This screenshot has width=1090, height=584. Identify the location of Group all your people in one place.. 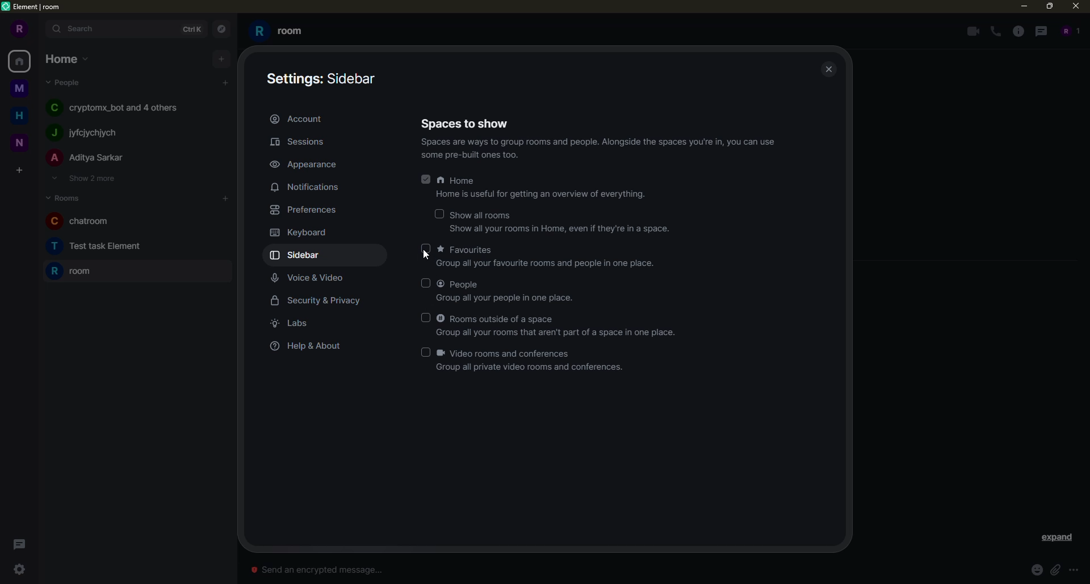
(493, 299).